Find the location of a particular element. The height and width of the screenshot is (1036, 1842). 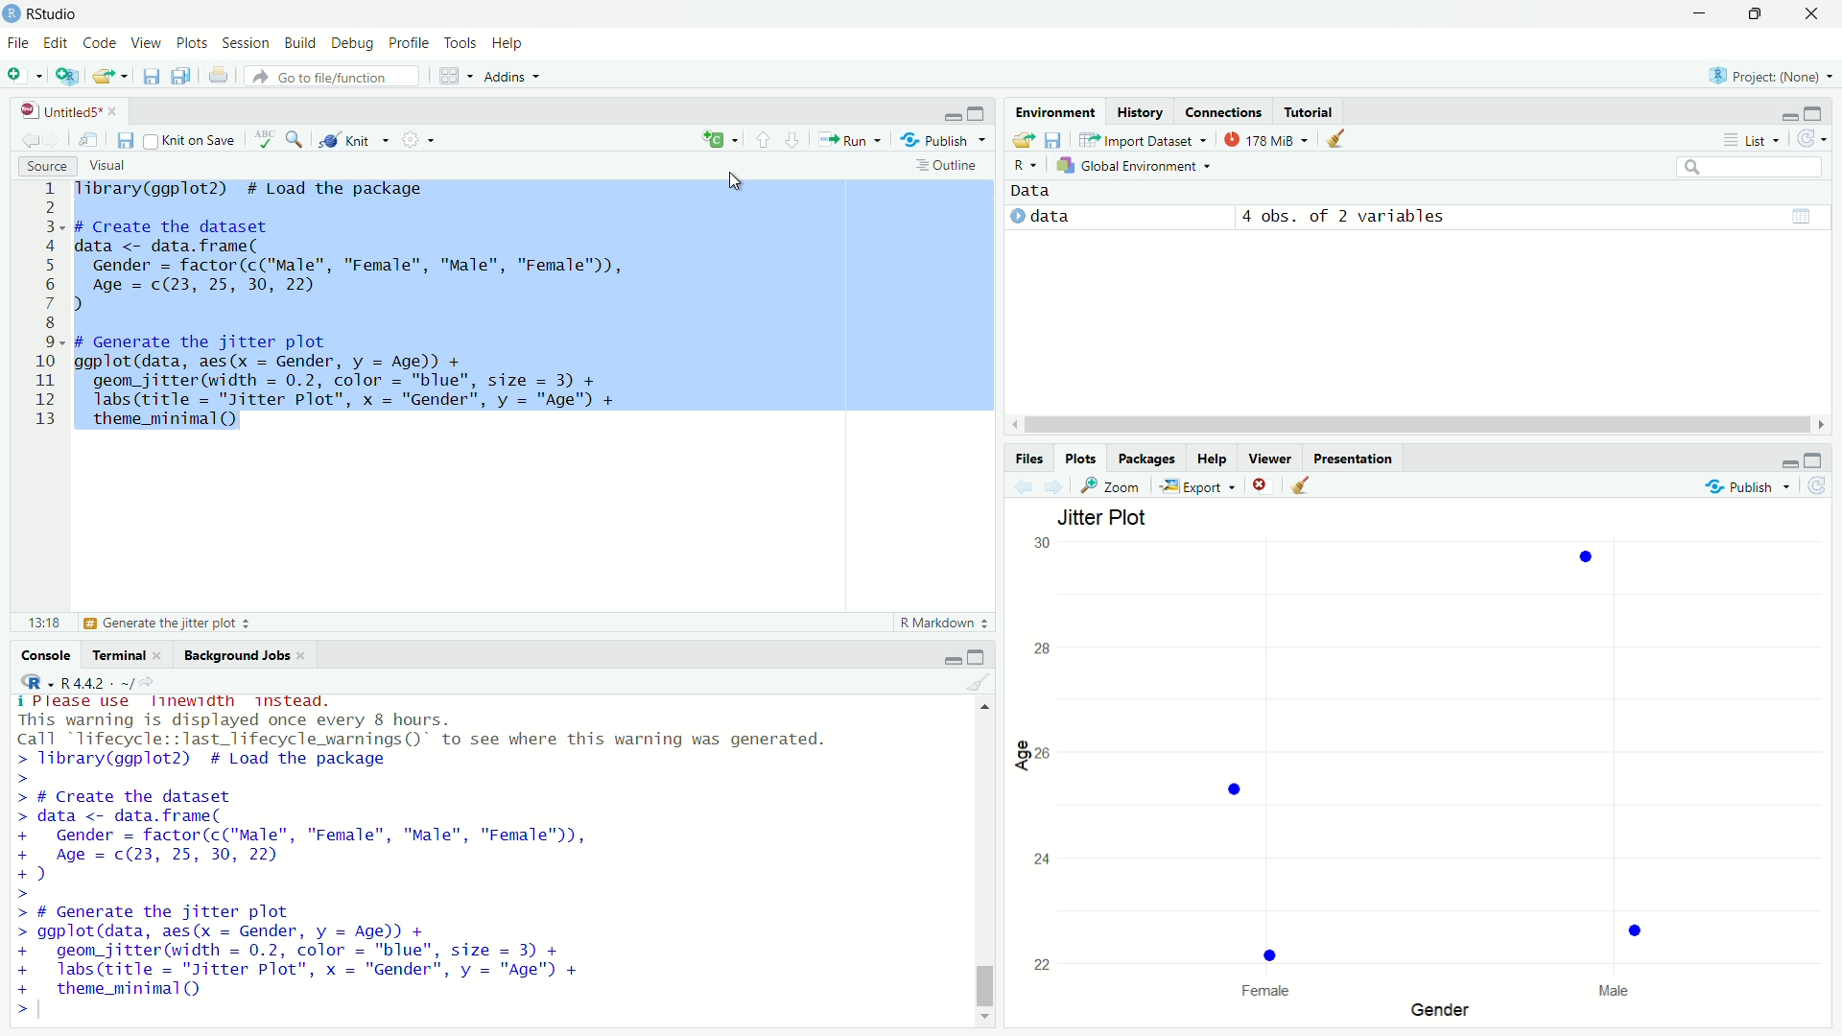

logo is located at coordinates (12, 14).